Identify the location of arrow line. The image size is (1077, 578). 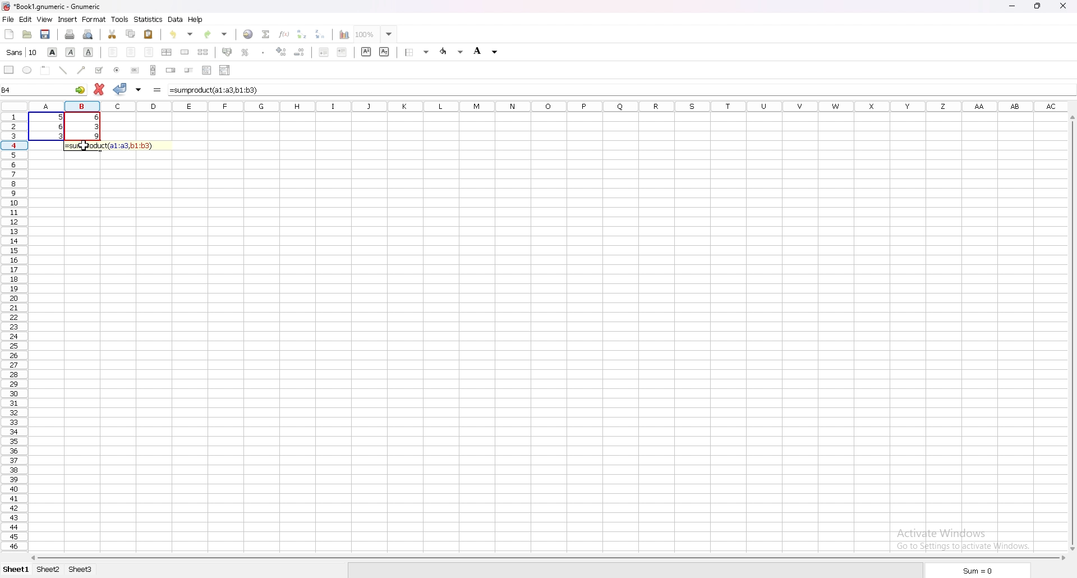
(80, 70).